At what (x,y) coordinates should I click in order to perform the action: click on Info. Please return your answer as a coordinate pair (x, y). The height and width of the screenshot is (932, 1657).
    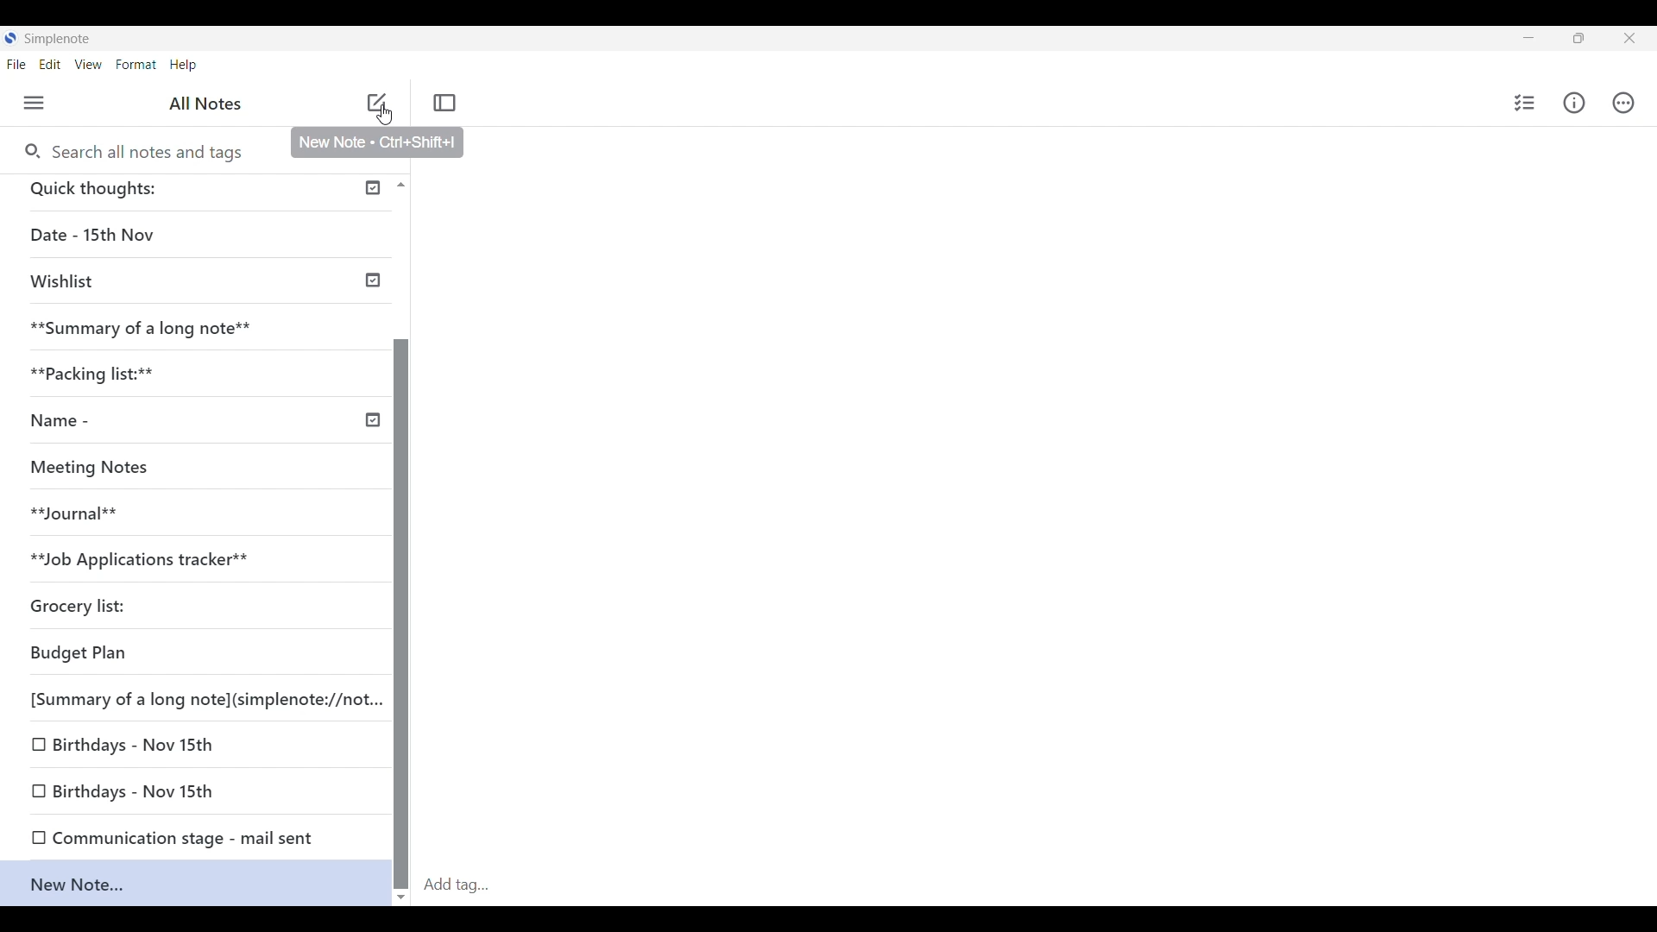
    Looking at the image, I should click on (1574, 103).